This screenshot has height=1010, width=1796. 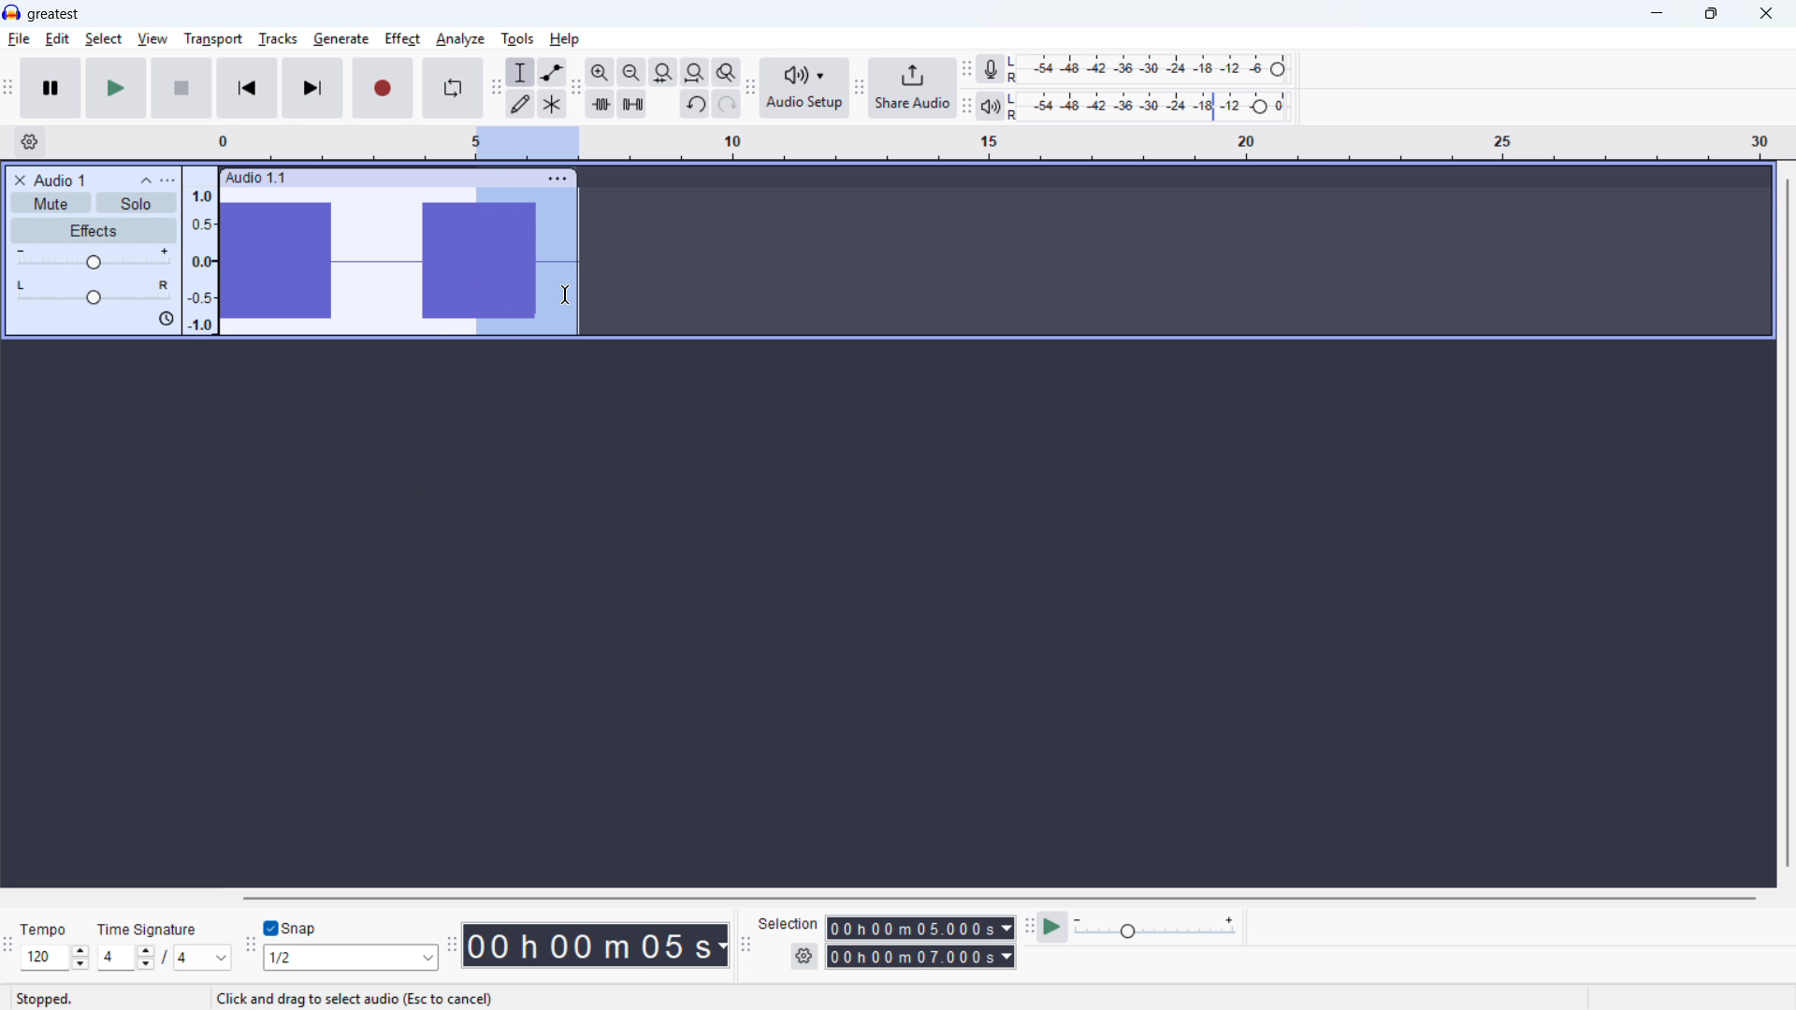 What do you see at coordinates (520, 104) in the screenshot?
I see `Draw tool ` at bounding box center [520, 104].